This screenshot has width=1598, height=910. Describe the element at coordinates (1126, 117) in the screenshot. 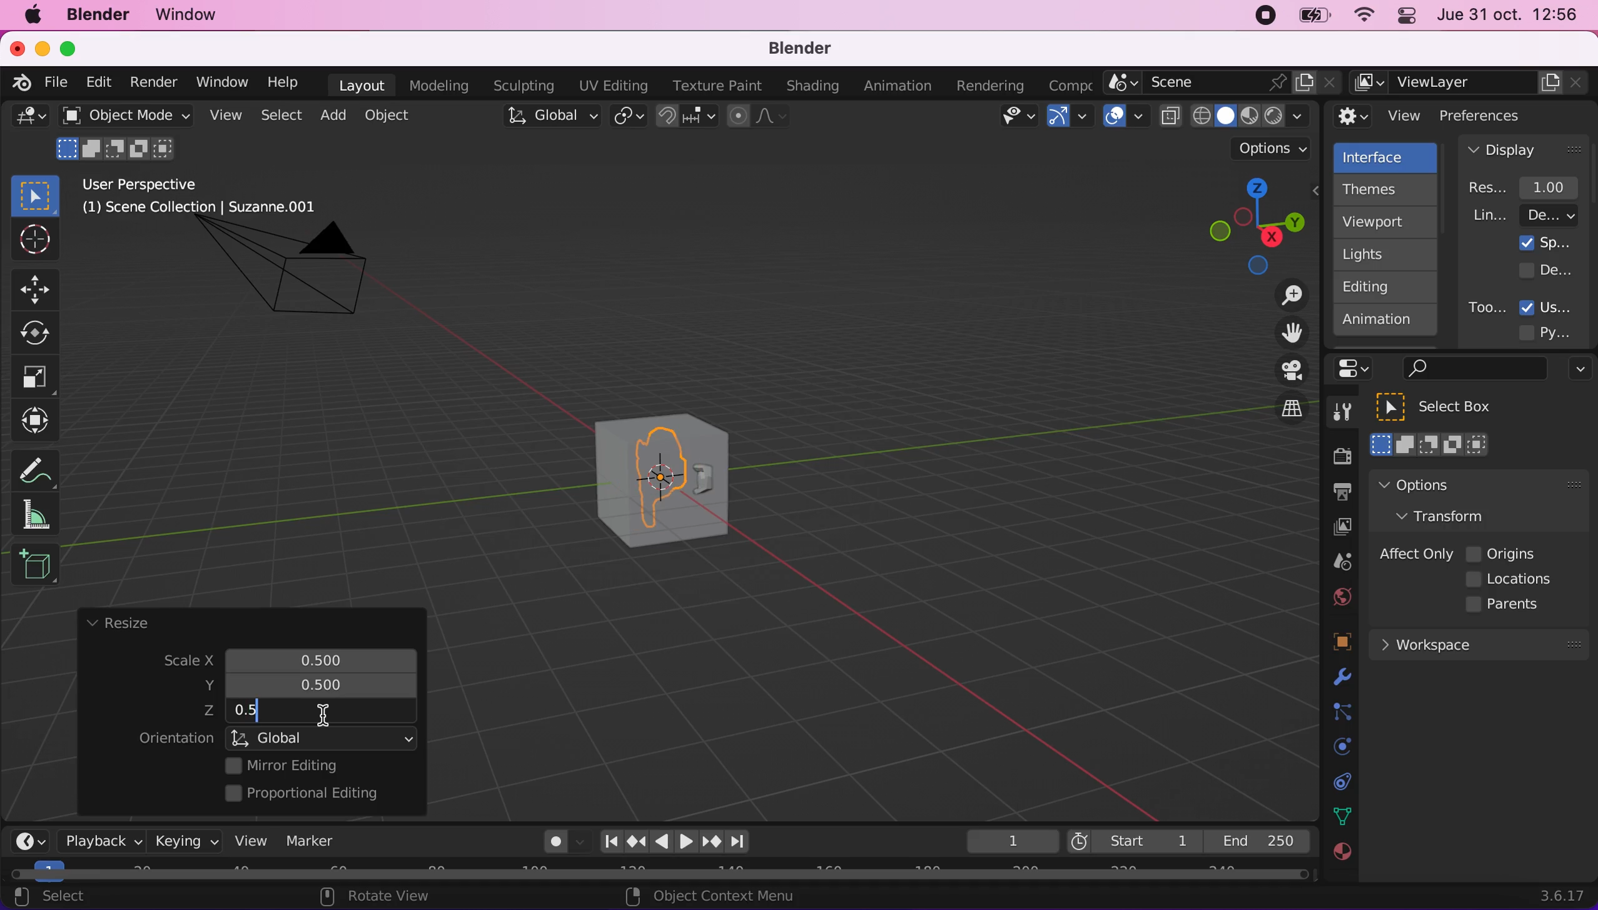

I see `overlays` at that location.